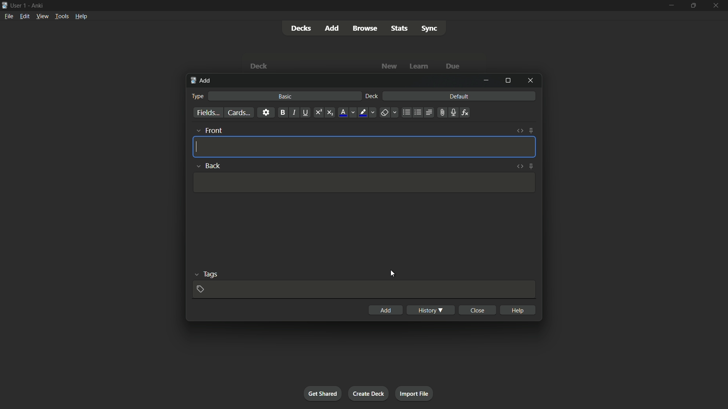 Image resolution: width=728 pixels, height=409 pixels. What do you see at coordinates (518, 309) in the screenshot?
I see `help` at bounding box center [518, 309].